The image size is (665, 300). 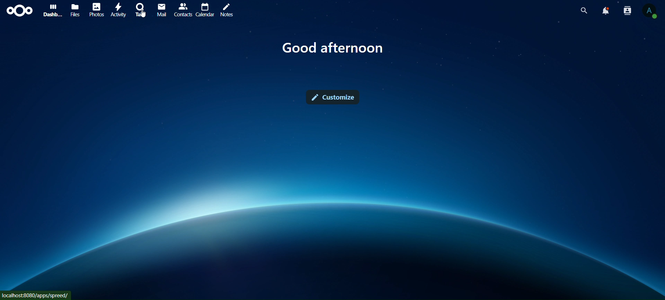 I want to click on files, so click(x=75, y=9).